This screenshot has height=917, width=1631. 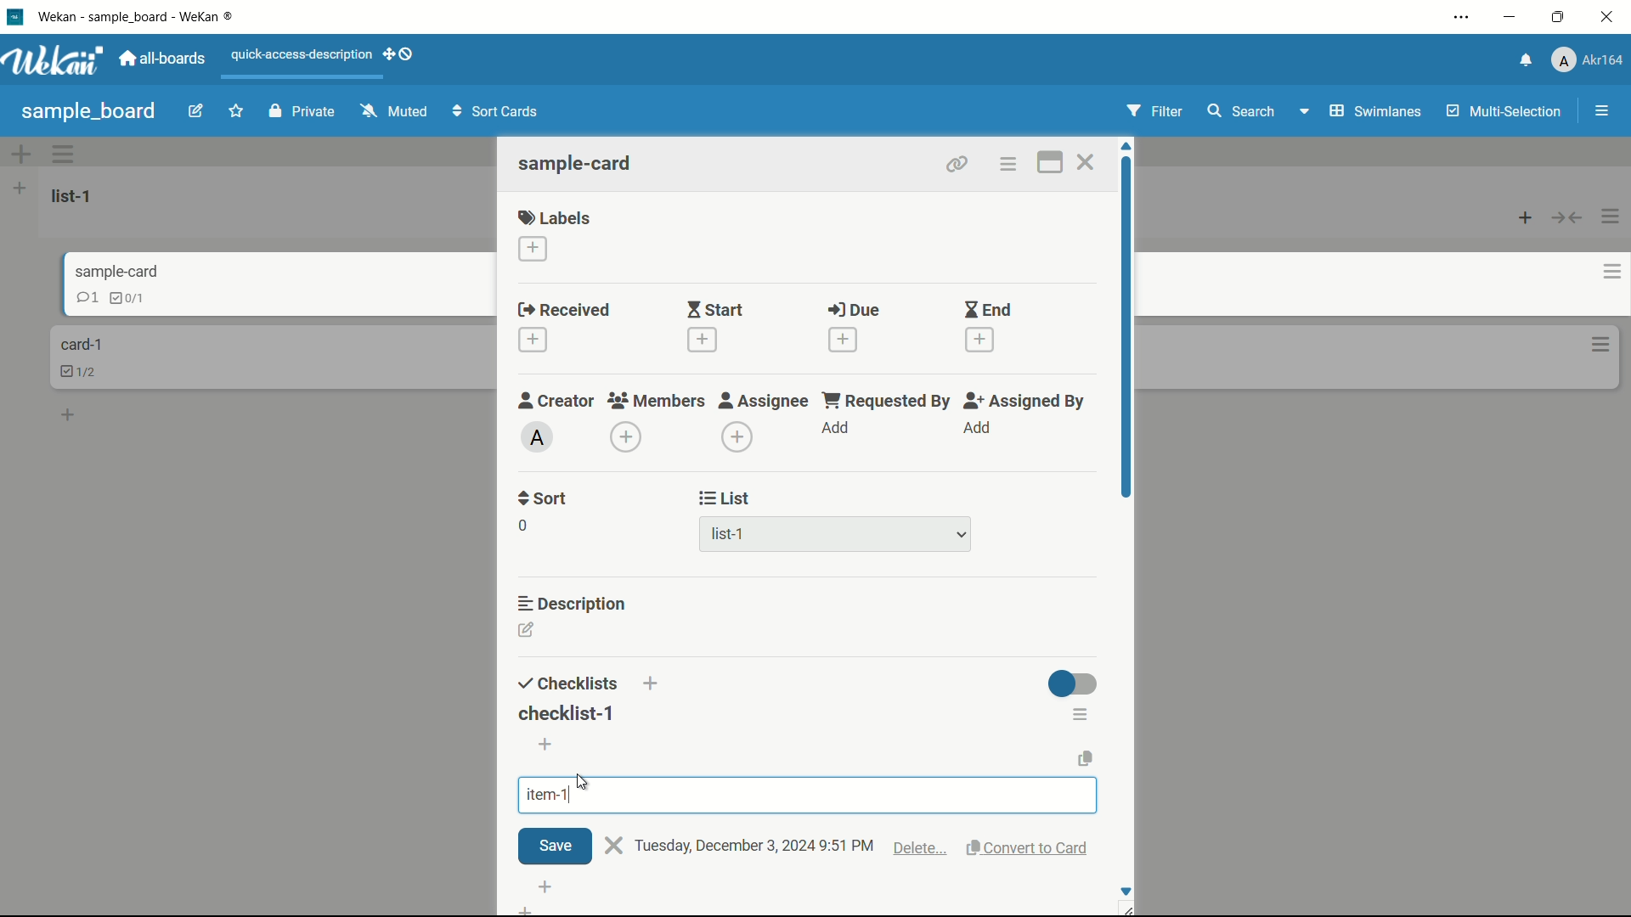 What do you see at coordinates (614, 846) in the screenshot?
I see `close` at bounding box center [614, 846].